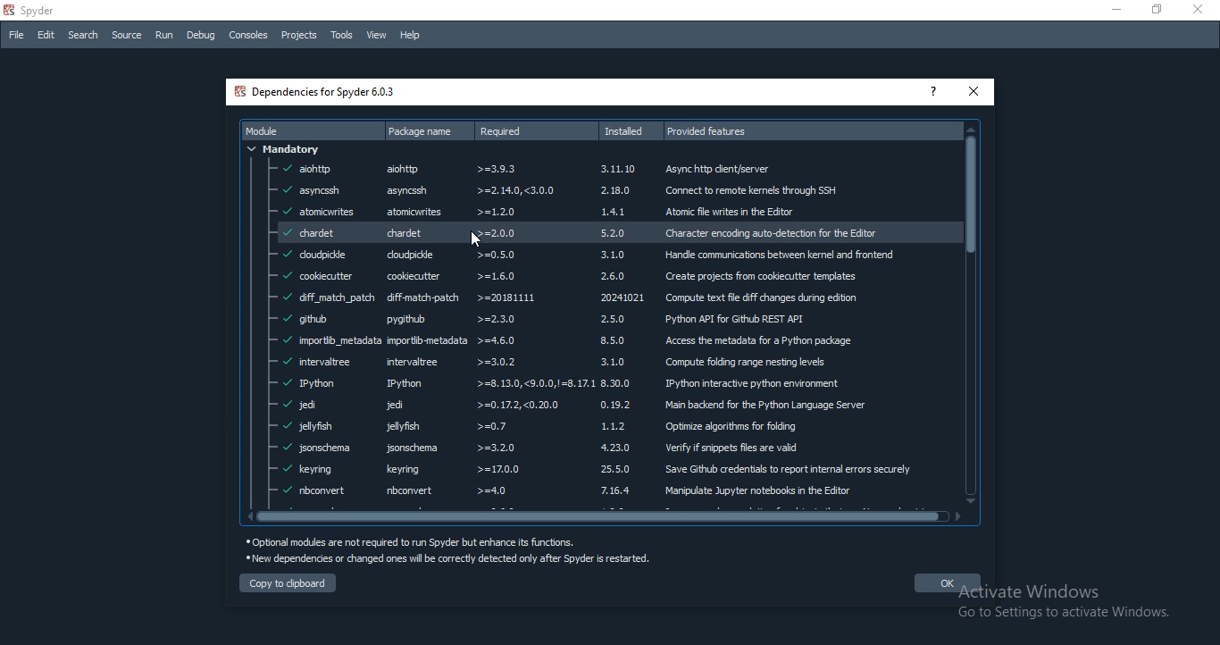 The width and height of the screenshot is (1220, 645). Describe the element at coordinates (322, 90) in the screenshot. I see `Dependencies for spyder 6.0.3` at that location.